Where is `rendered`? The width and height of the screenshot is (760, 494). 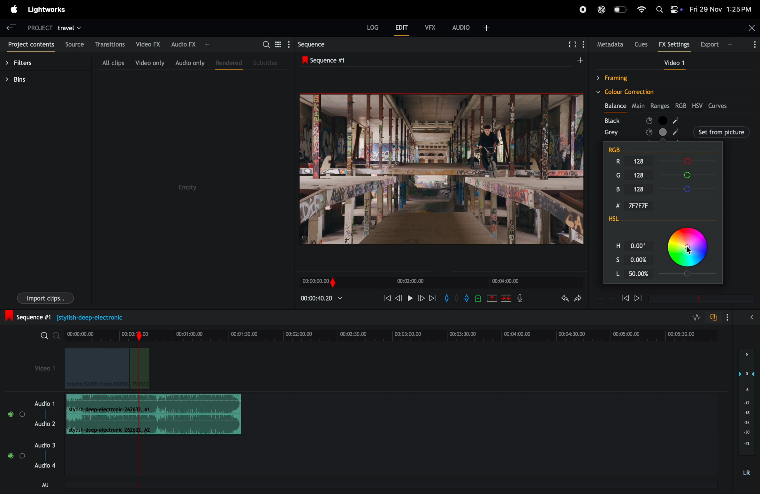
rendered is located at coordinates (229, 64).